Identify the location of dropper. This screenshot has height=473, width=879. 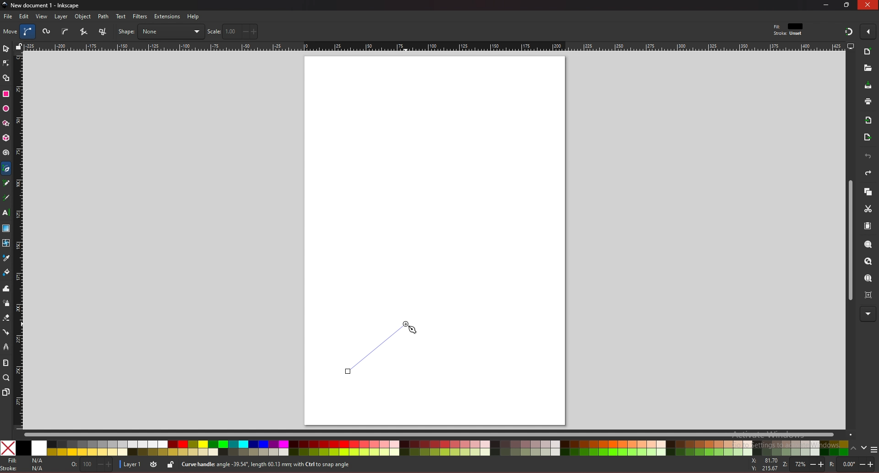
(6, 258).